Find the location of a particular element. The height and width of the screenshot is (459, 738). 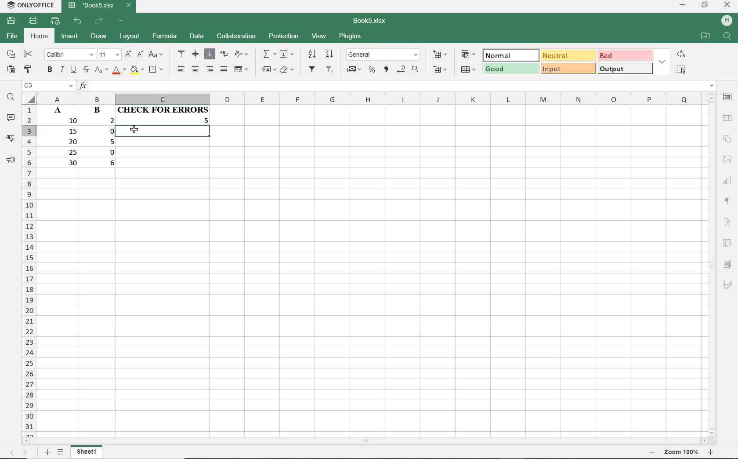

 is located at coordinates (729, 224).